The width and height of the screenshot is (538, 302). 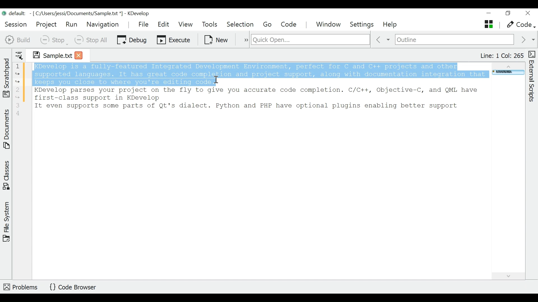 What do you see at coordinates (217, 82) in the screenshot?
I see `I-beam cursor` at bounding box center [217, 82].